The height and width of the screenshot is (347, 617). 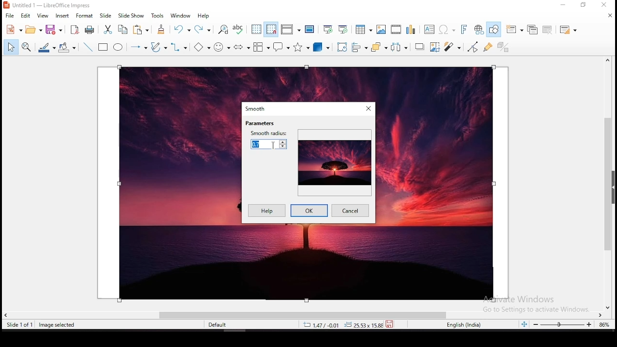 What do you see at coordinates (139, 29) in the screenshot?
I see `copy` at bounding box center [139, 29].